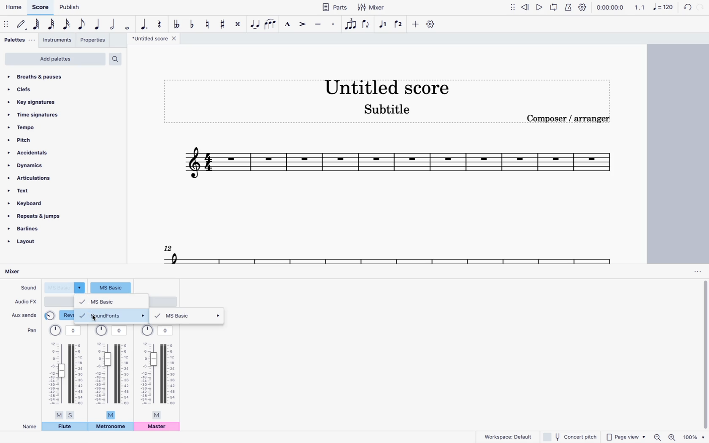 The image size is (709, 443). What do you see at coordinates (42, 116) in the screenshot?
I see `time signatures` at bounding box center [42, 116].